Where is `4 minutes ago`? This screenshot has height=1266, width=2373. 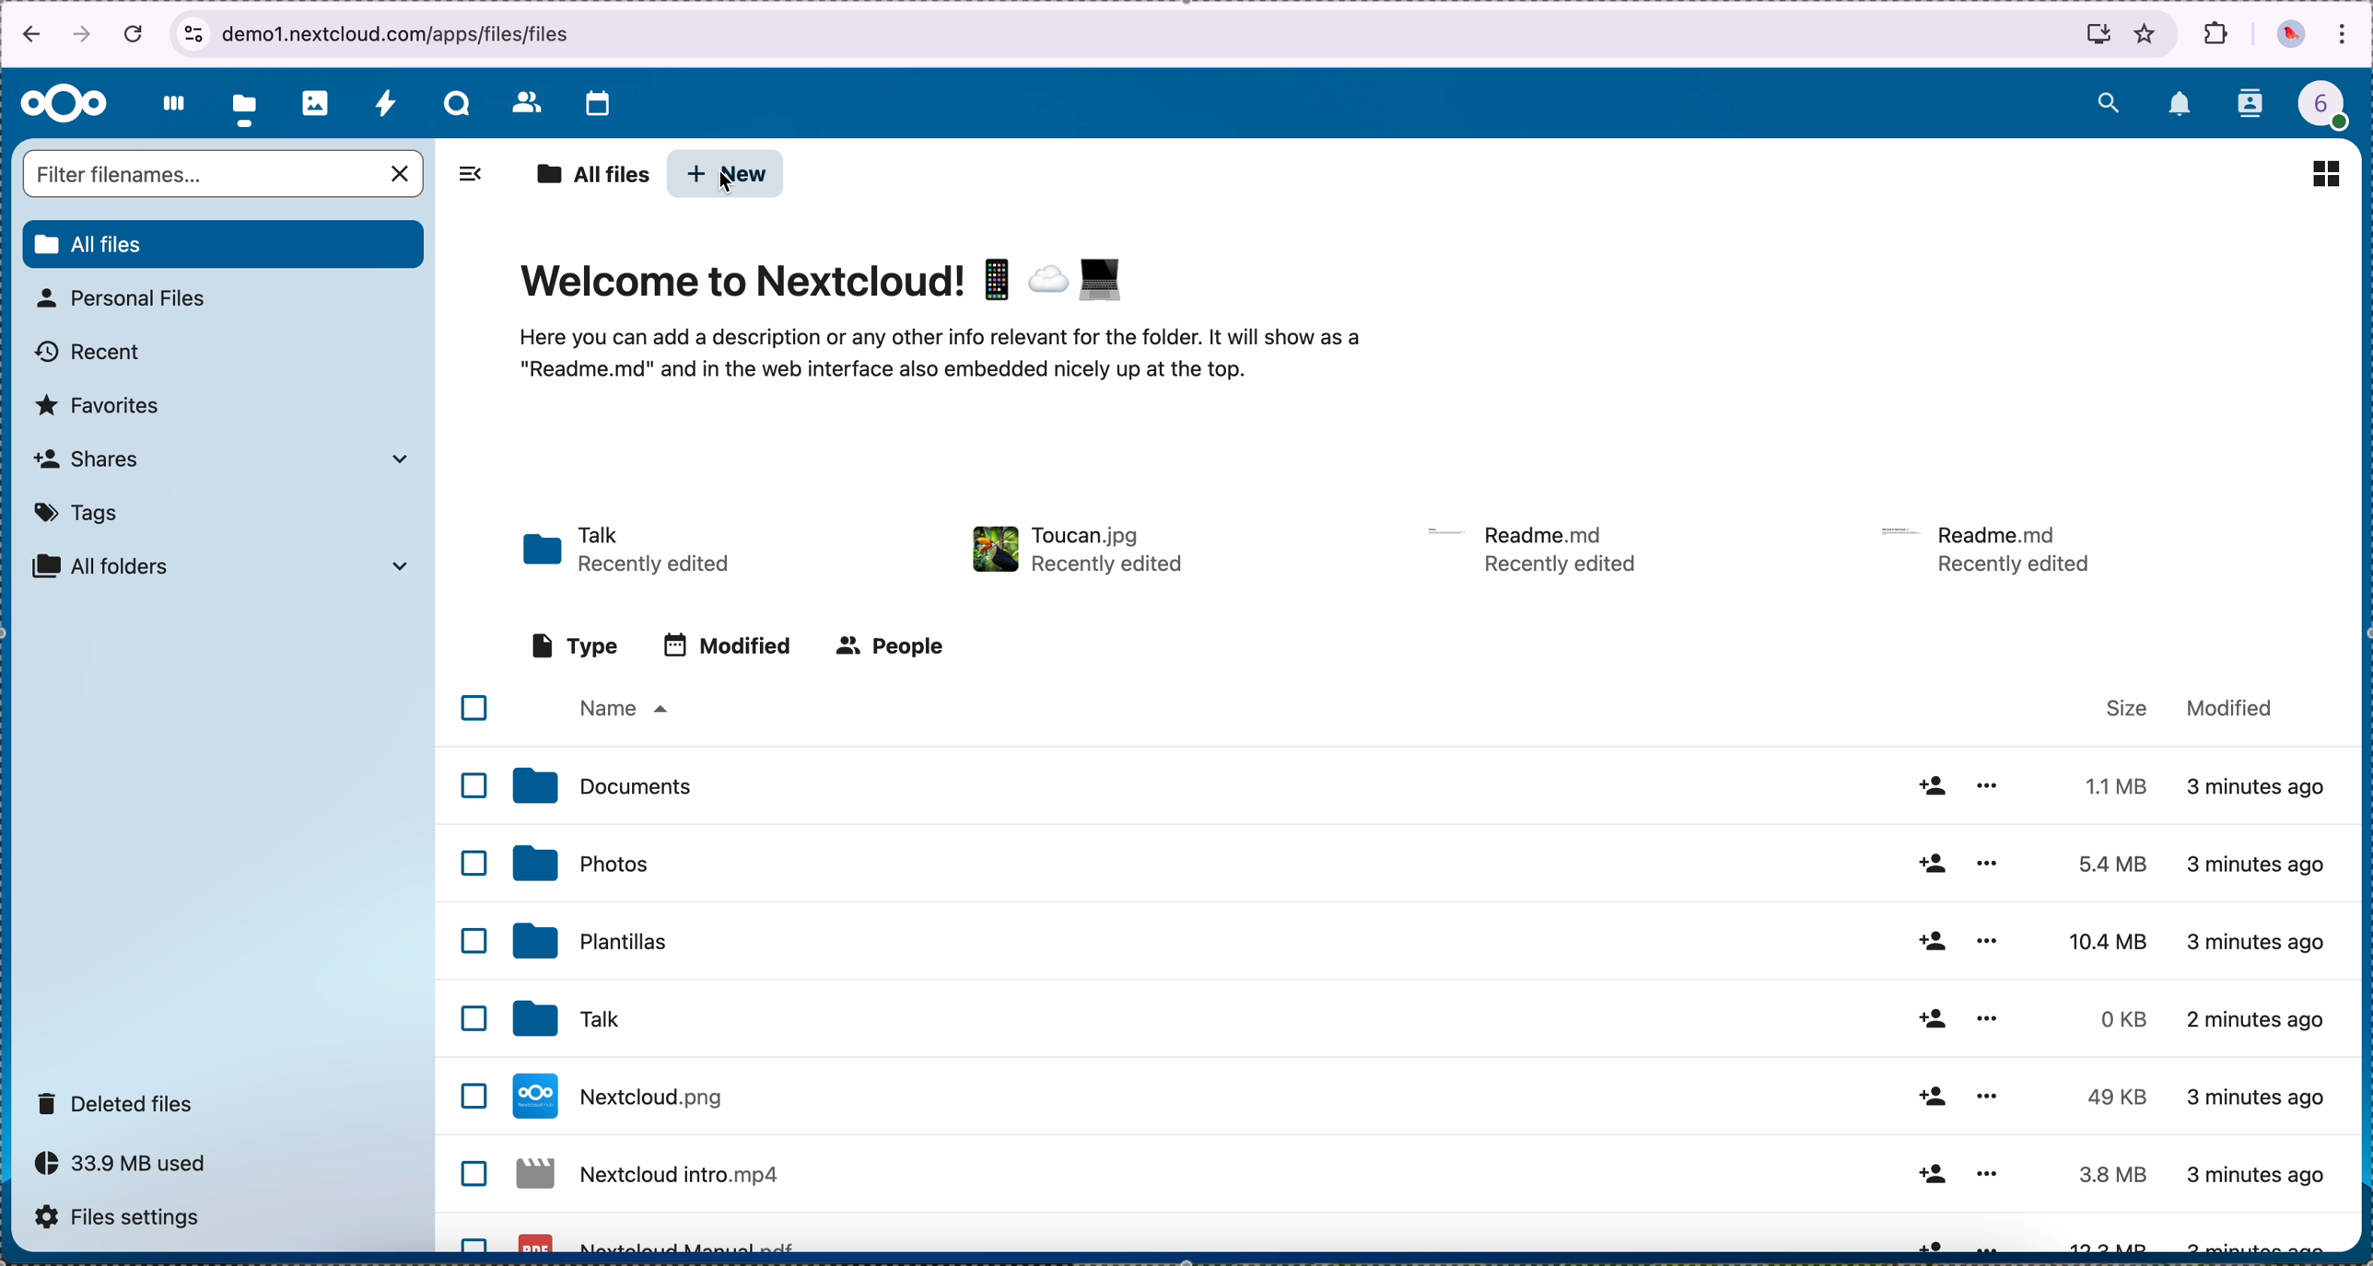
4 minutes ago is located at coordinates (2266, 1096).